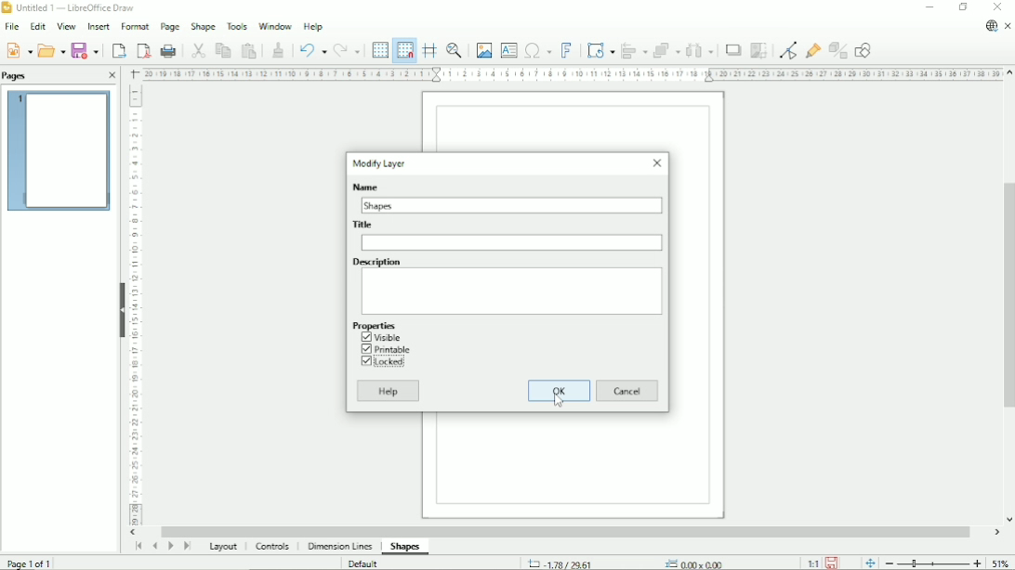  I want to click on Pages, so click(18, 76).